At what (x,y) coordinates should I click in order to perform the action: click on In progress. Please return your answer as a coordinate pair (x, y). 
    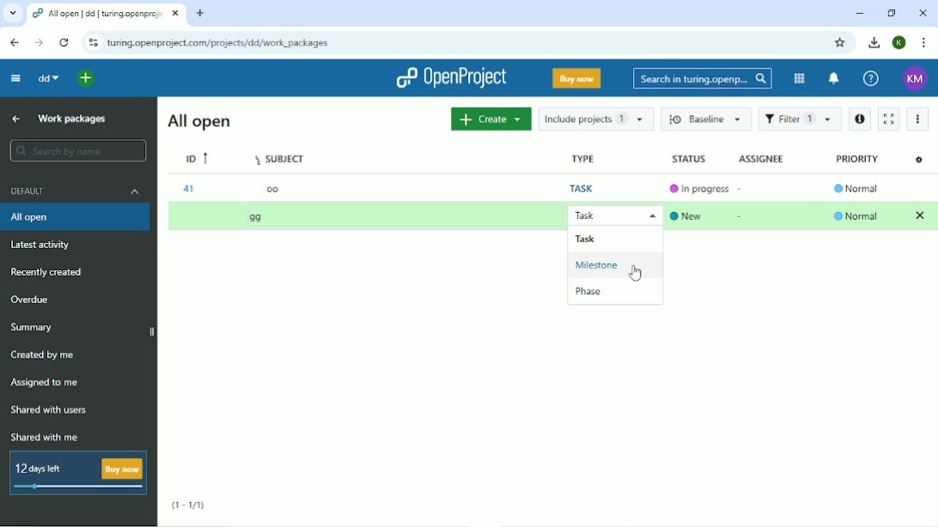
    Looking at the image, I should click on (696, 189).